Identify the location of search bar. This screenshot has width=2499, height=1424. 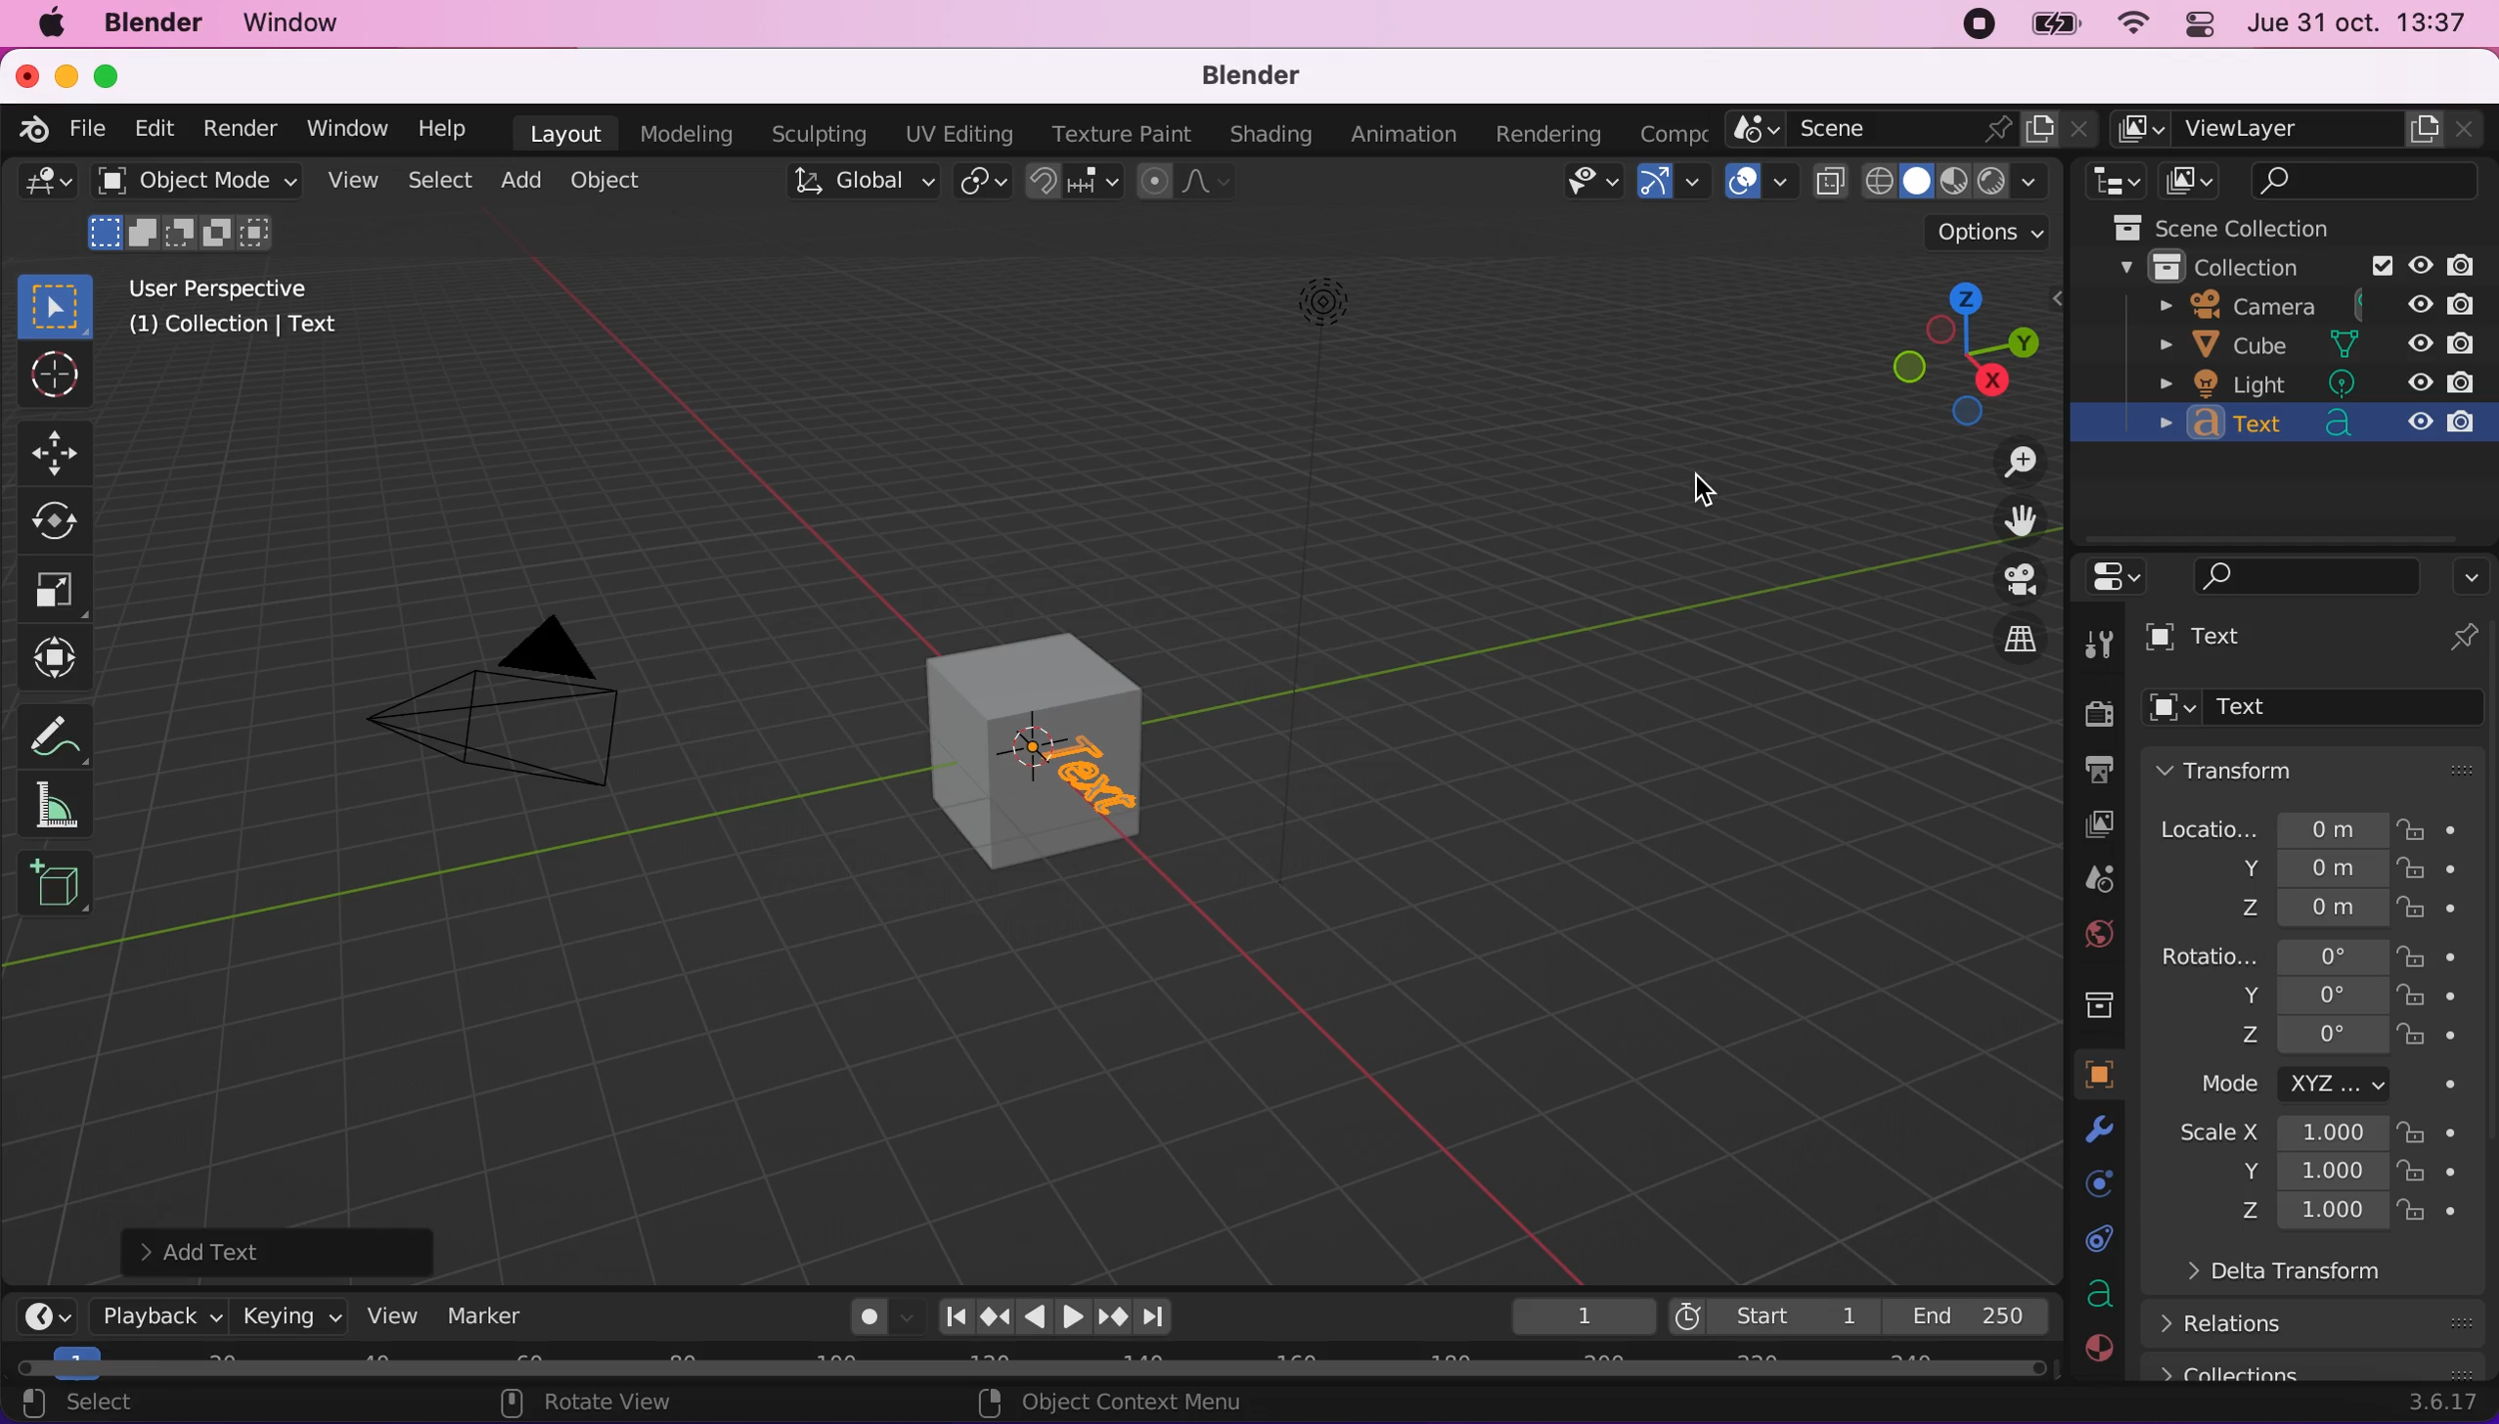
(2302, 581).